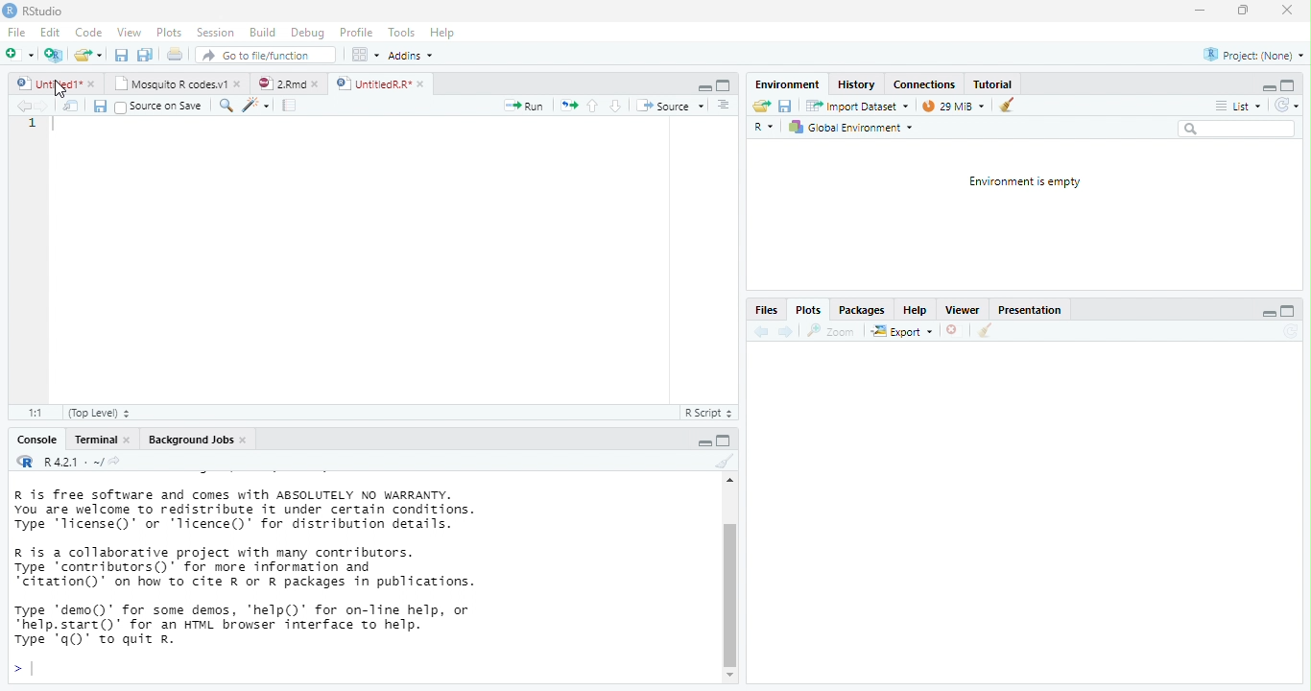  I want to click on back, so click(23, 106).